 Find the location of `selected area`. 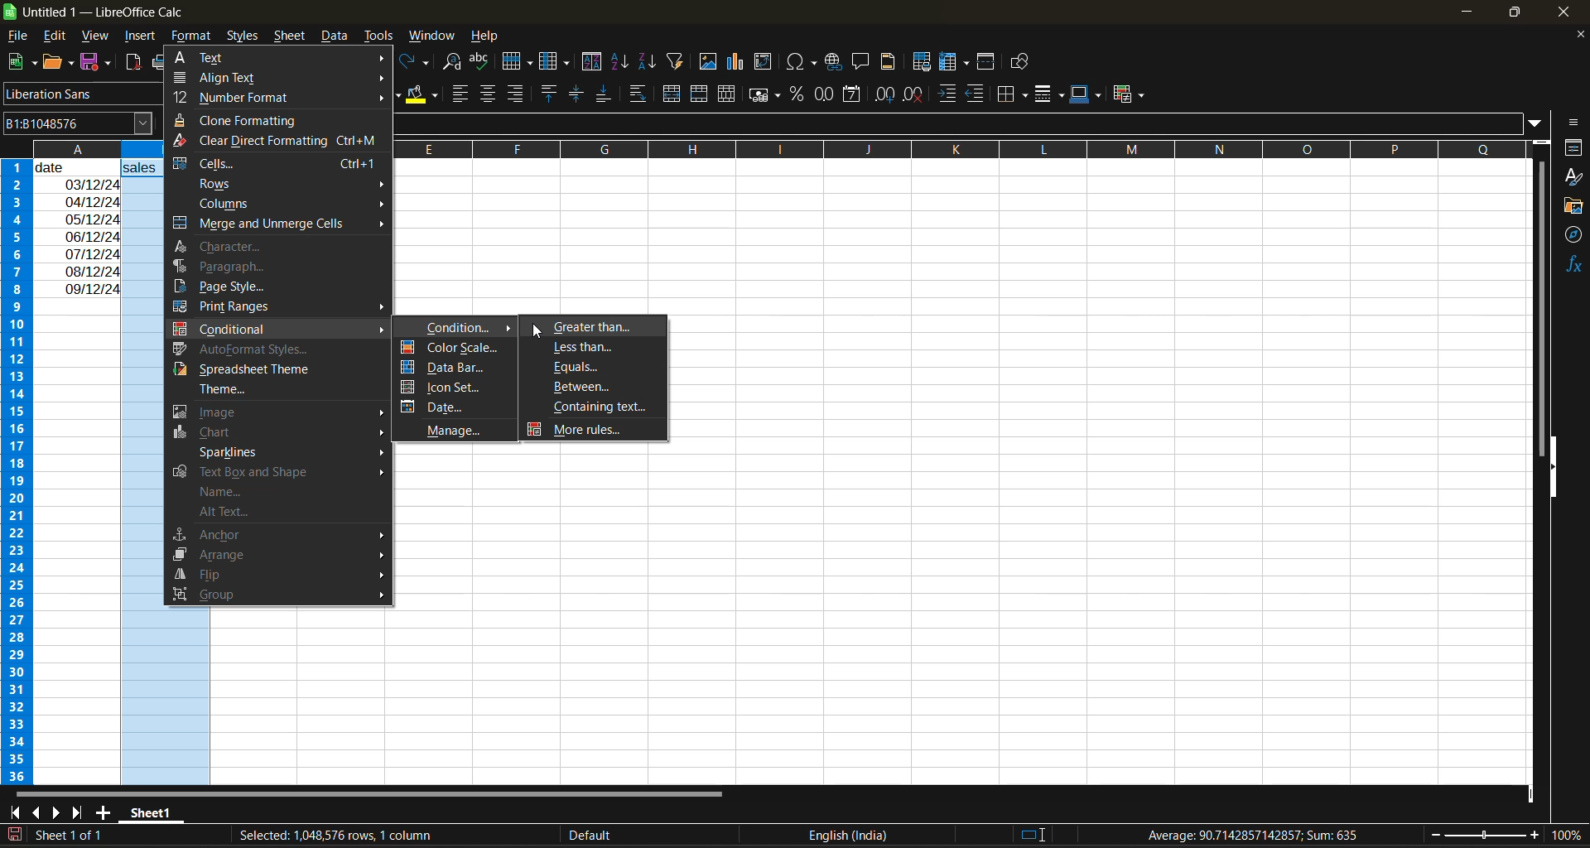

selected area is located at coordinates (334, 836).